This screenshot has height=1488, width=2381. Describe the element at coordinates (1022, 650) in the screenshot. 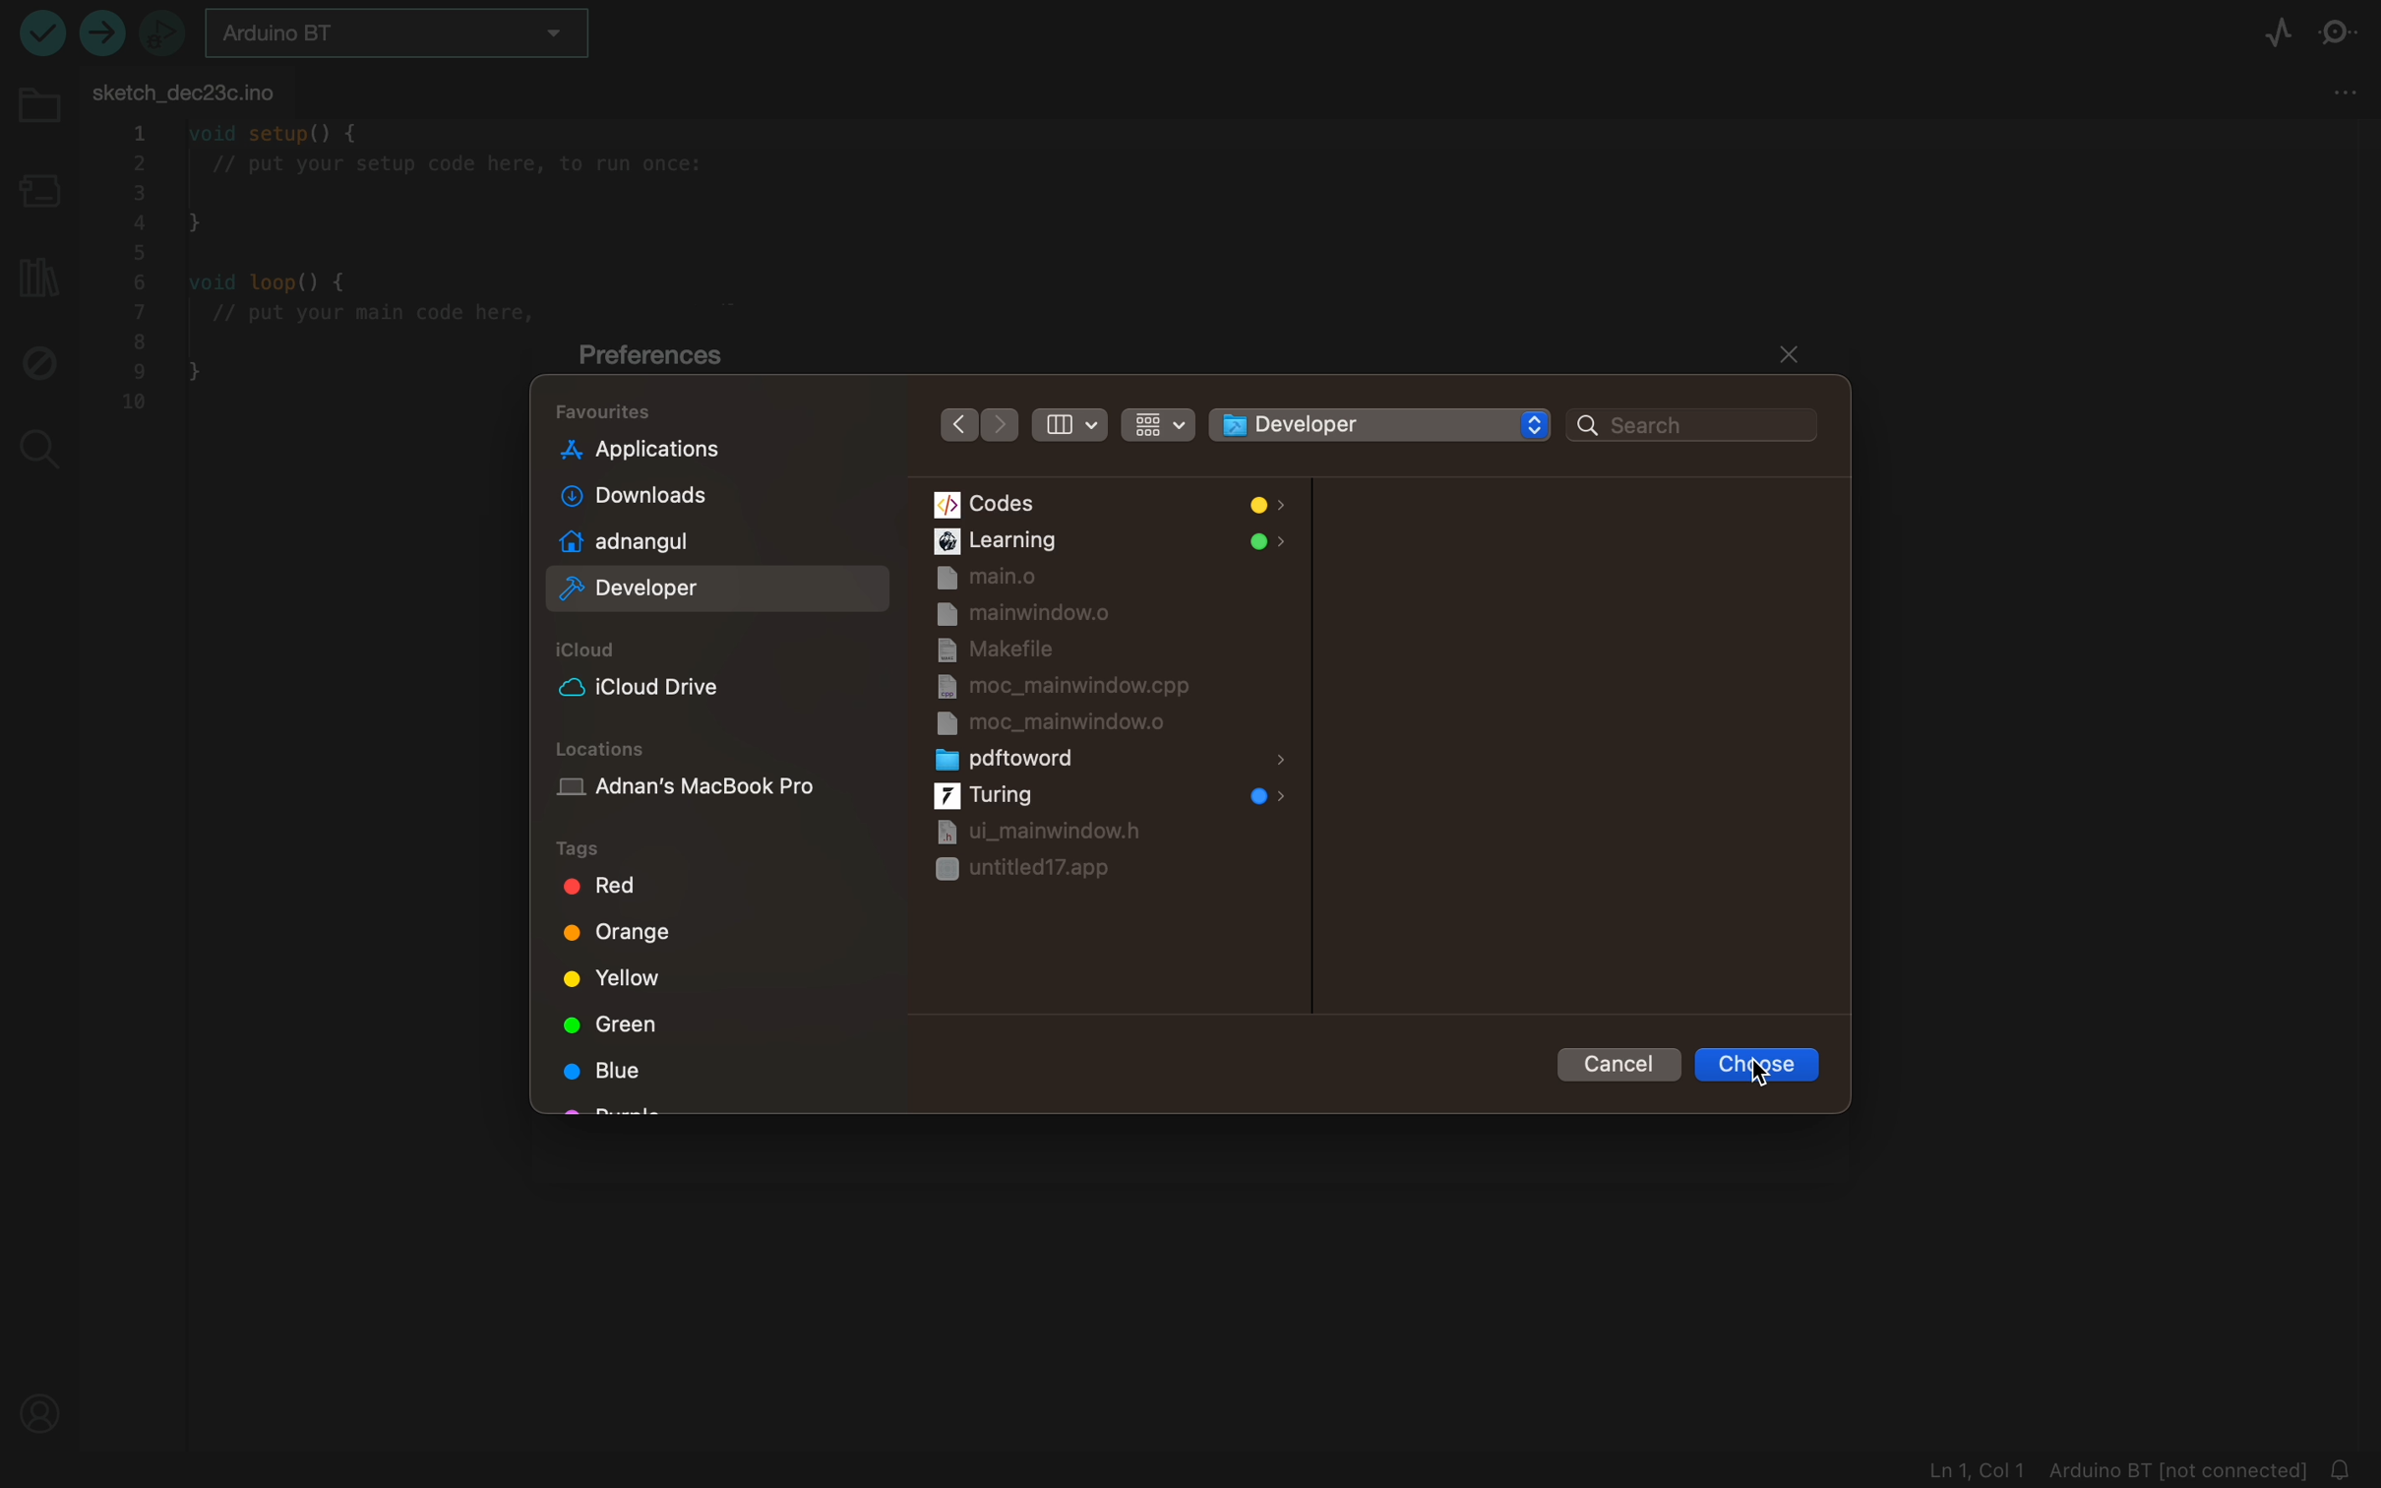

I see `makefile` at that location.